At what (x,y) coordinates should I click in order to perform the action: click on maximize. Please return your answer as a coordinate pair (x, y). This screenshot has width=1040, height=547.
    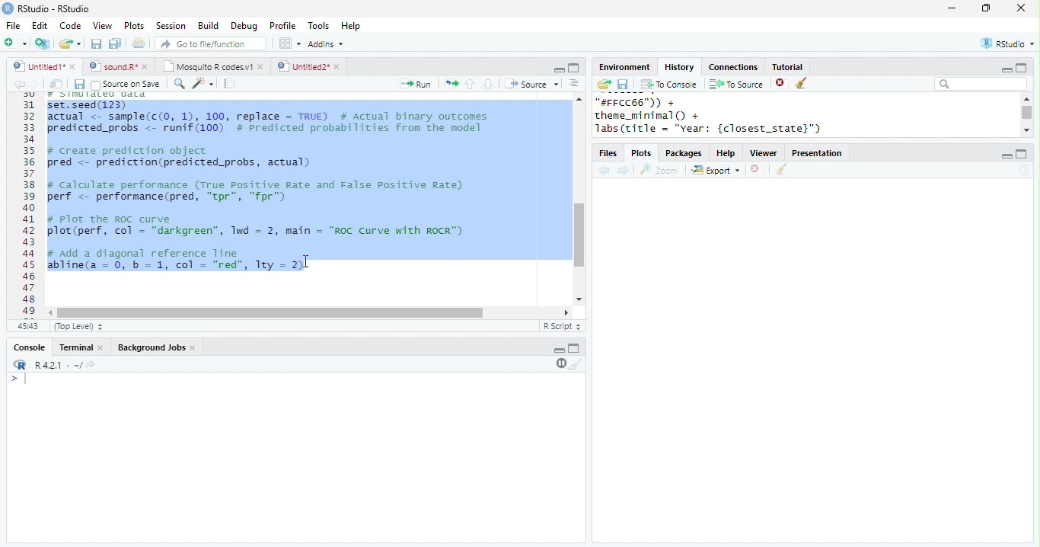
    Looking at the image, I should click on (574, 347).